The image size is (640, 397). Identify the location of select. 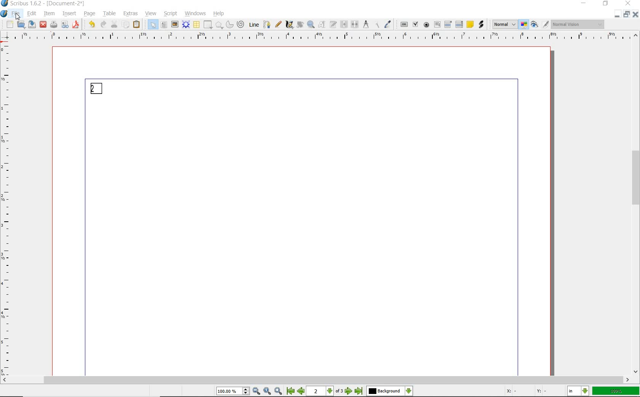
(153, 26).